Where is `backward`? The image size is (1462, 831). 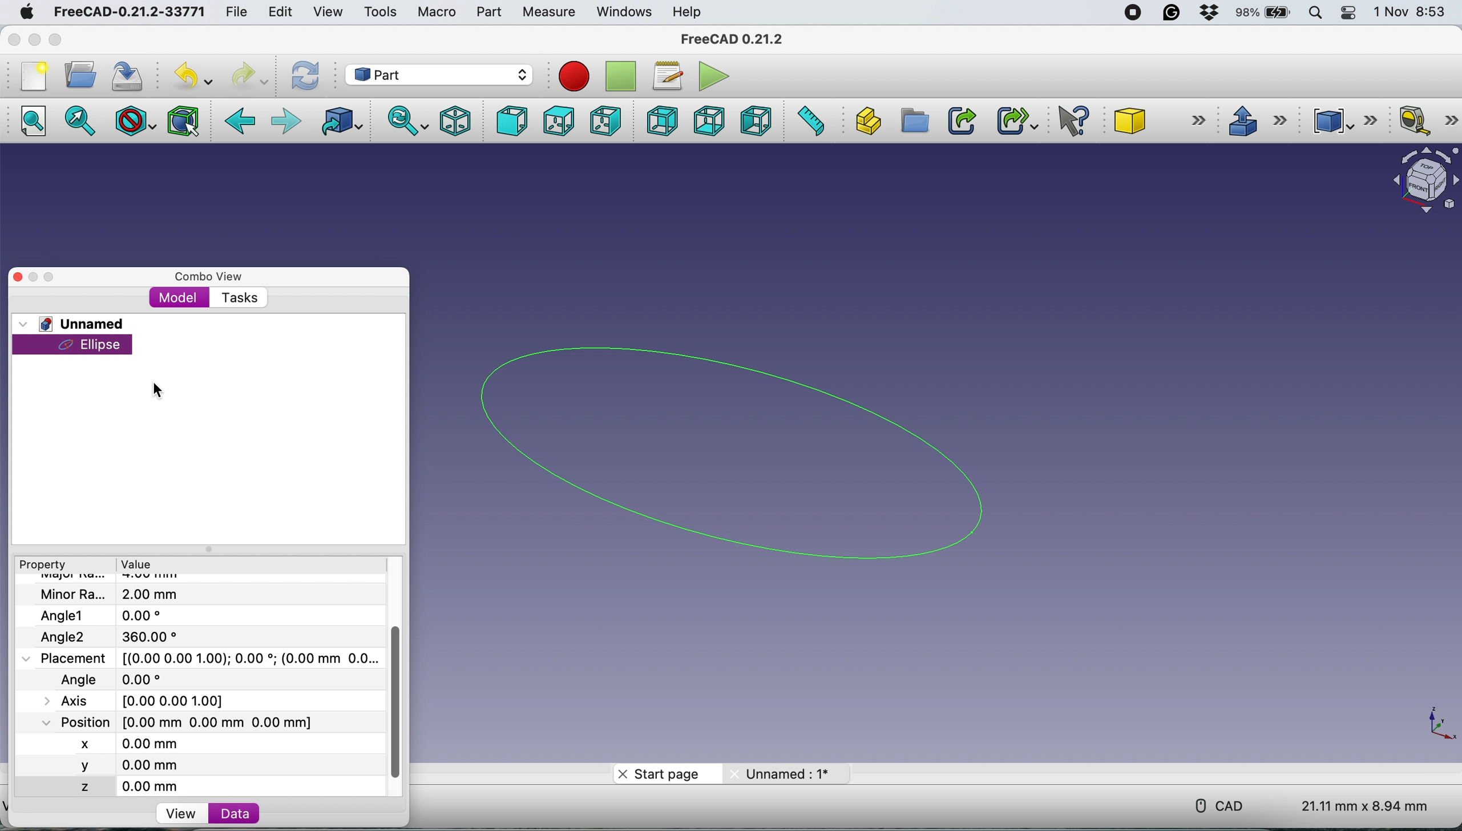 backward is located at coordinates (244, 123).